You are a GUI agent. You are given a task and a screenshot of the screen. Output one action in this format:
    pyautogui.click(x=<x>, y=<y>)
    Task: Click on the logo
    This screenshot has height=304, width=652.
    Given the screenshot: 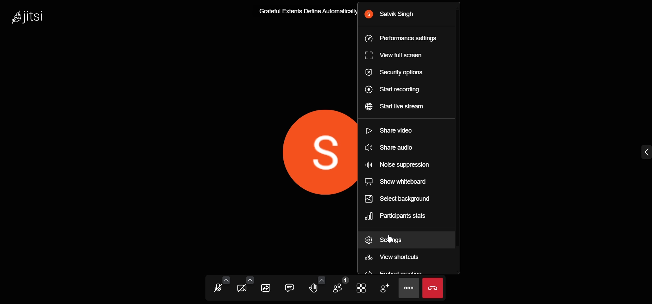 What is the action you would take?
    pyautogui.click(x=30, y=19)
    